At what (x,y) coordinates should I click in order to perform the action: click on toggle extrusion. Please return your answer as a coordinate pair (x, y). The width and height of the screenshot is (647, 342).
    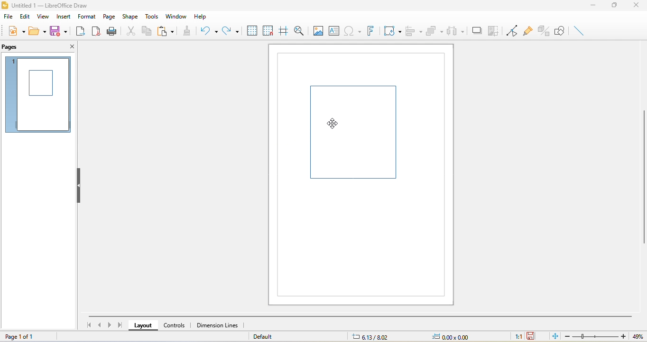
    Looking at the image, I should click on (544, 31).